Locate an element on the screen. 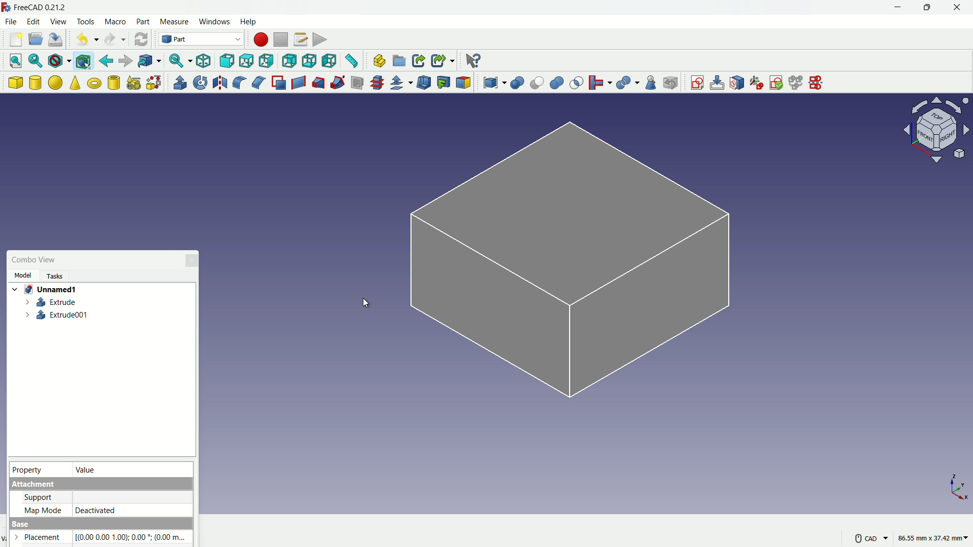 This screenshot has height=547, width=973. cone is located at coordinates (76, 82).